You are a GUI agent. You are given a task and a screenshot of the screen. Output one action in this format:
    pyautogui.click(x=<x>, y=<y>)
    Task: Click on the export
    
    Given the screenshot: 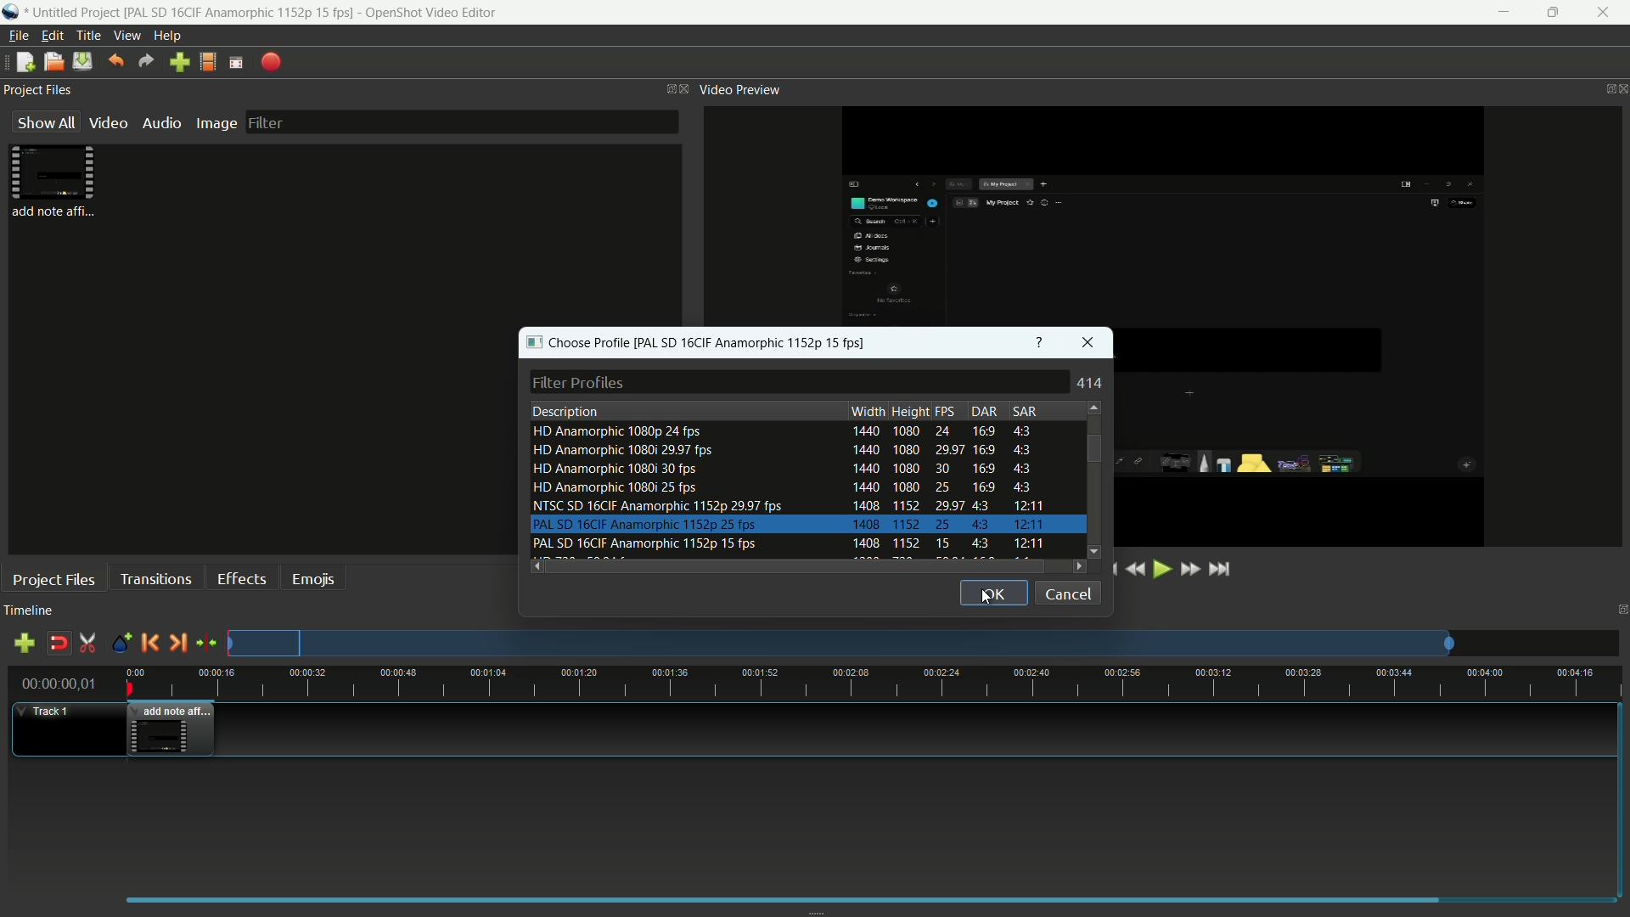 What is the action you would take?
    pyautogui.click(x=271, y=63)
    